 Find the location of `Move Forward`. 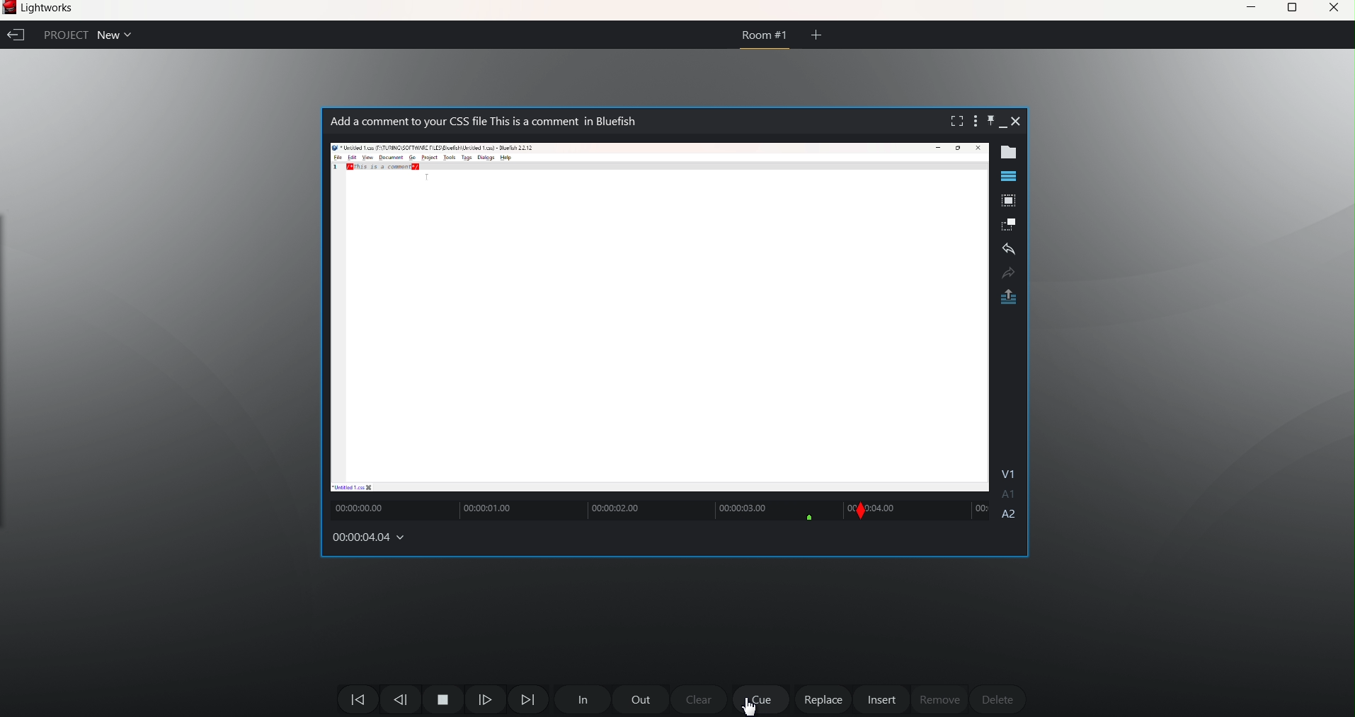

Move Forward is located at coordinates (528, 699).